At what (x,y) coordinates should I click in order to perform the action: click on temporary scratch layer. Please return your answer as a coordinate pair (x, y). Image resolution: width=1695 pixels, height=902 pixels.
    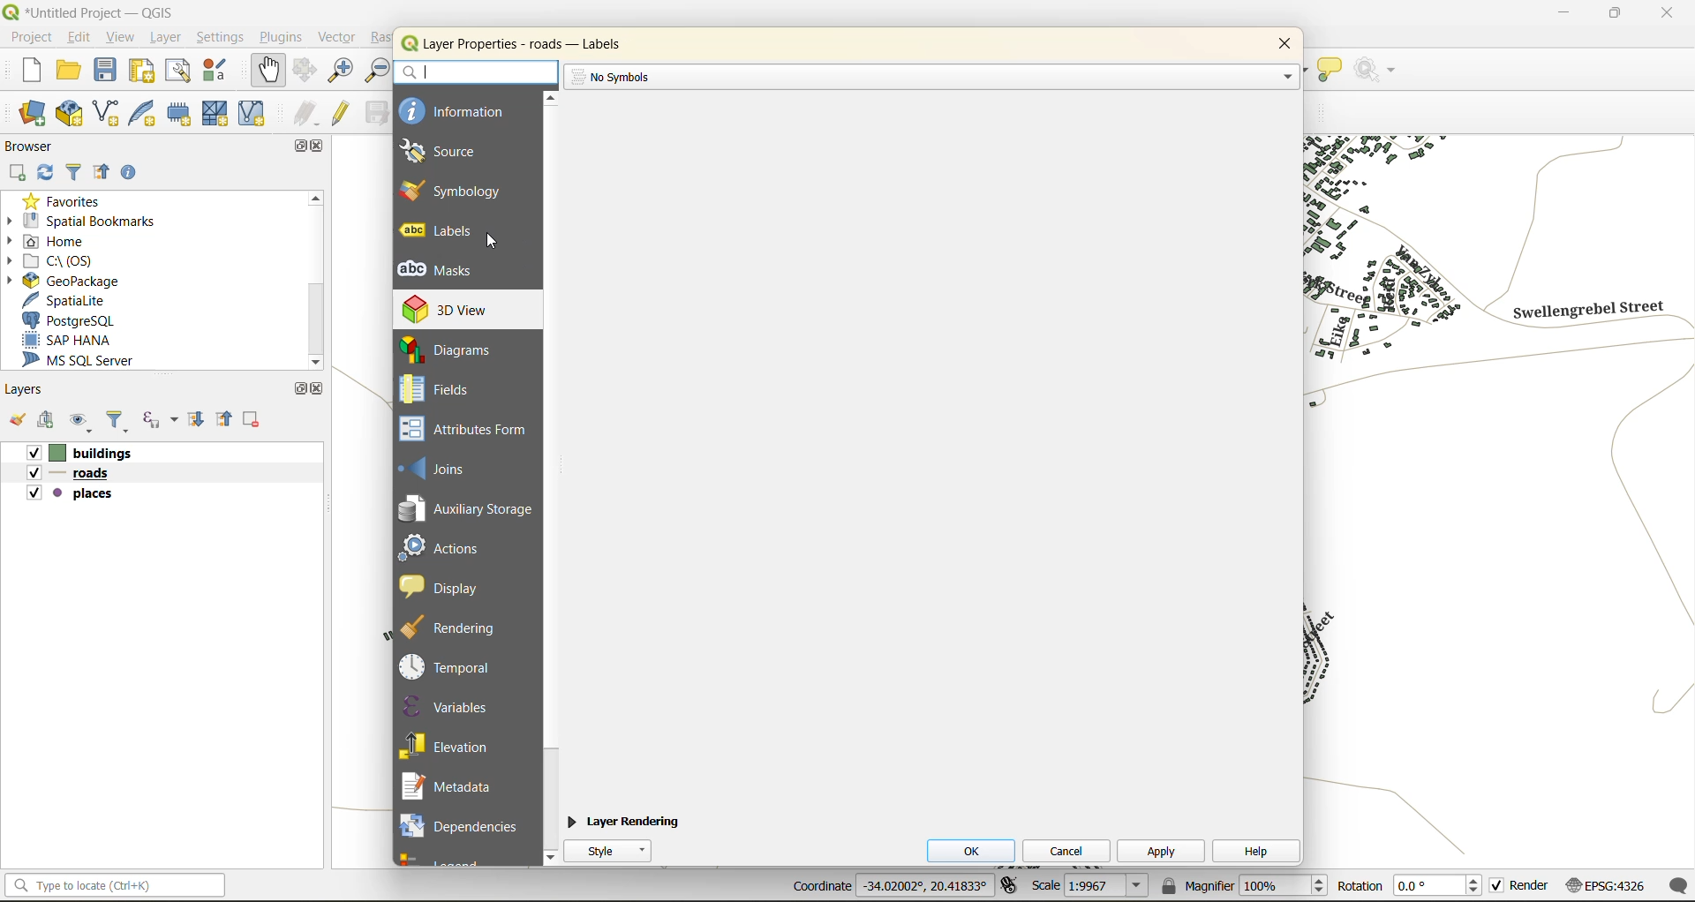
    Looking at the image, I should click on (180, 113).